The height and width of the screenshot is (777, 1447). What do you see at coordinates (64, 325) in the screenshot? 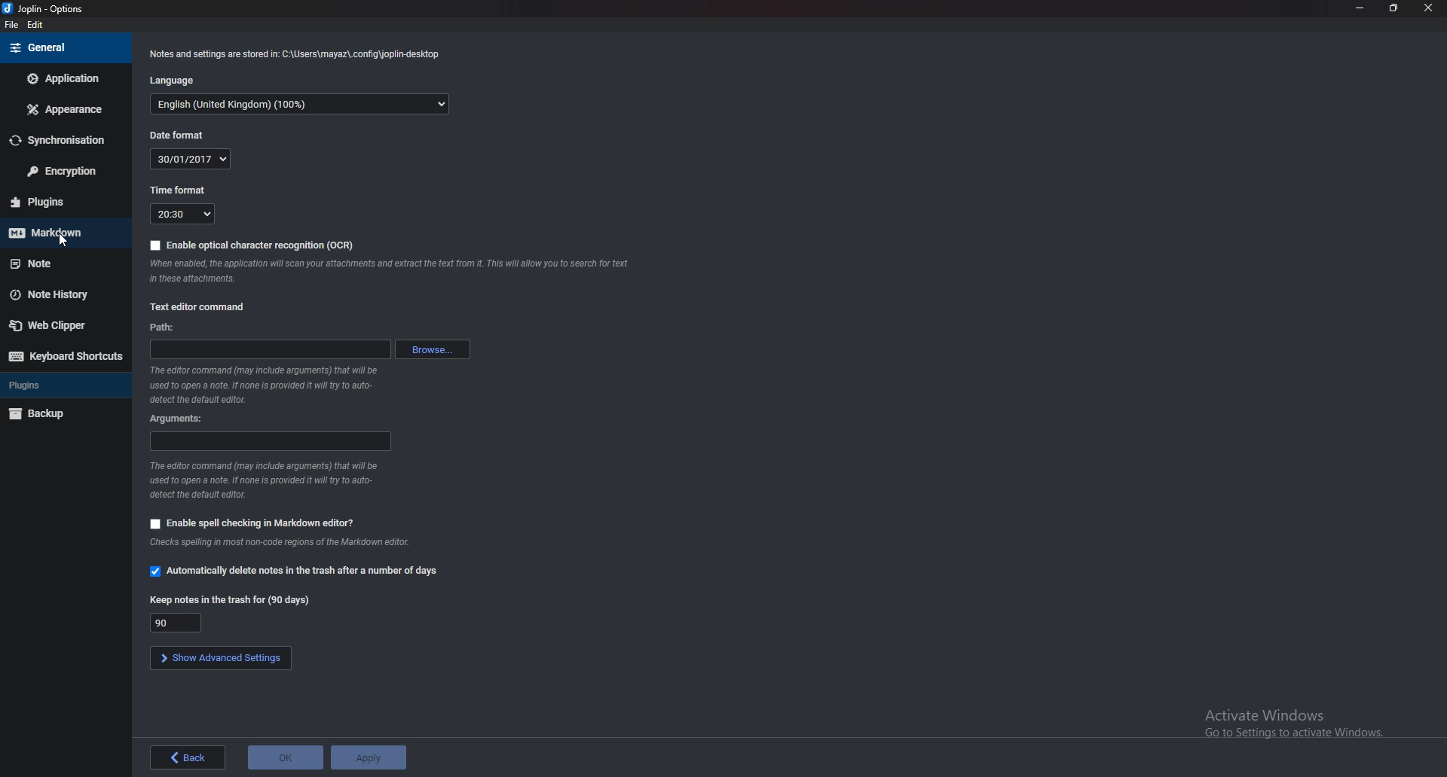
I see `Webclipper` at bounding box center [64, 325].